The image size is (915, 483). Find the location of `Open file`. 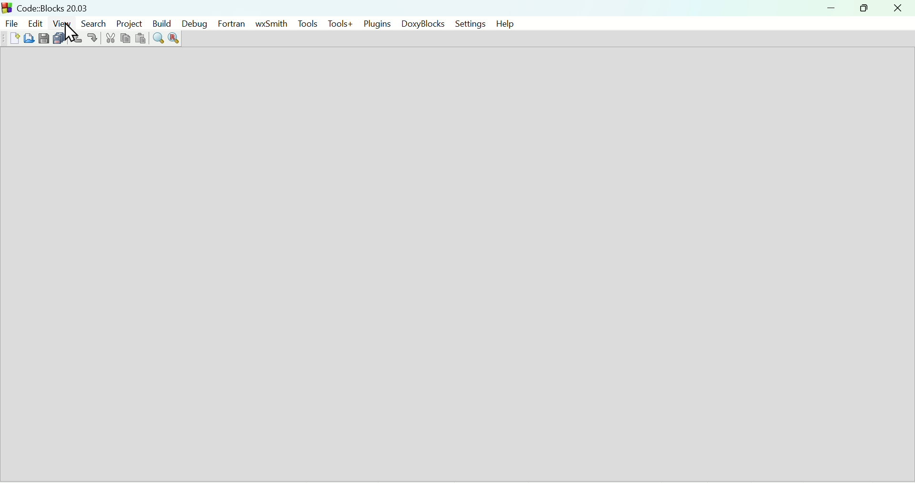

Open file is located at coordinates (30, 38).